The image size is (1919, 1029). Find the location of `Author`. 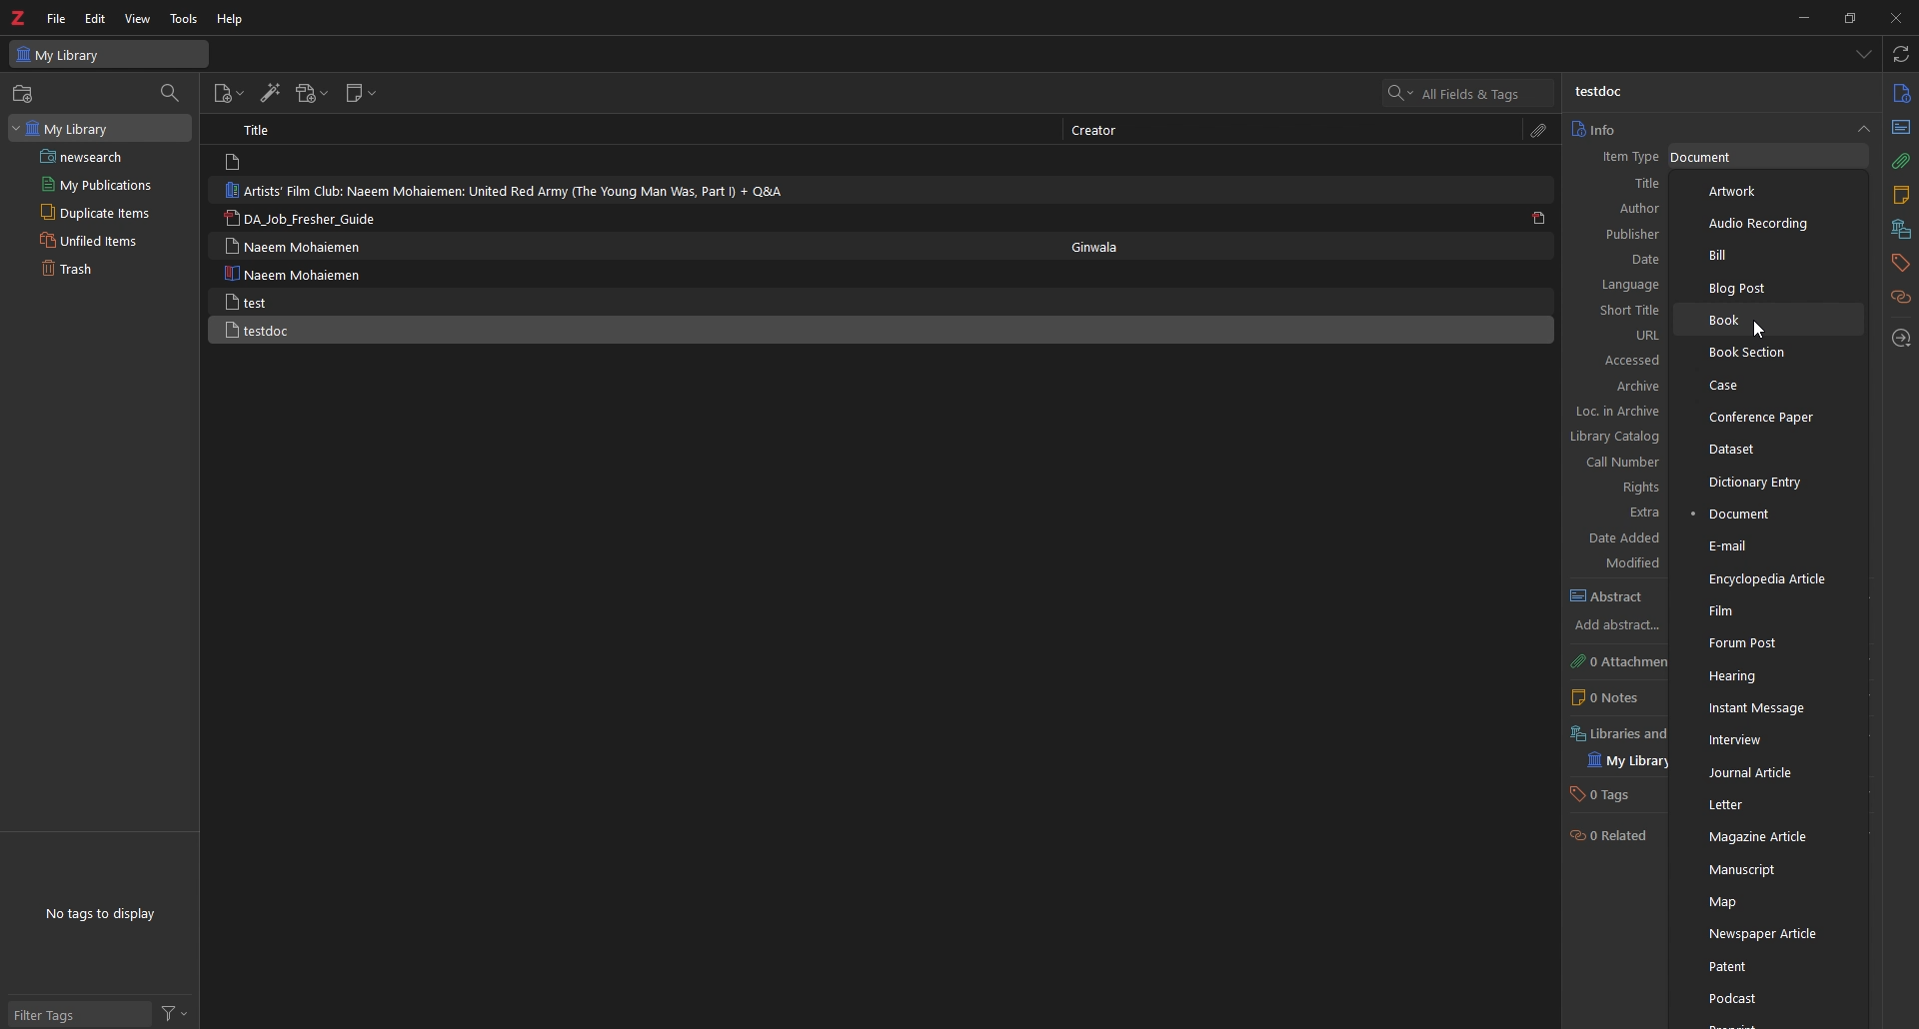

Author is located at coordinates (1627, 209).